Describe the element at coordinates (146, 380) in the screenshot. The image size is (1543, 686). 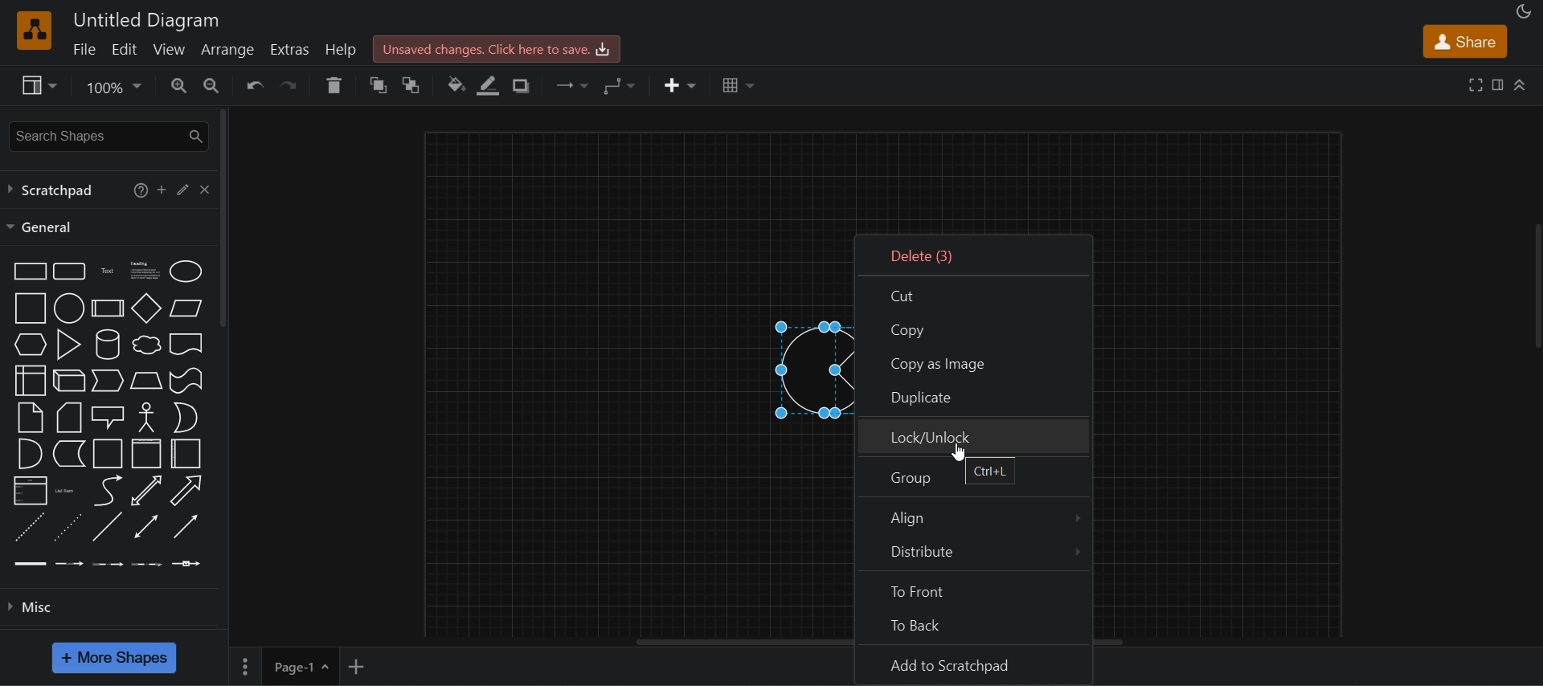
I see `trapezoid` at that location.